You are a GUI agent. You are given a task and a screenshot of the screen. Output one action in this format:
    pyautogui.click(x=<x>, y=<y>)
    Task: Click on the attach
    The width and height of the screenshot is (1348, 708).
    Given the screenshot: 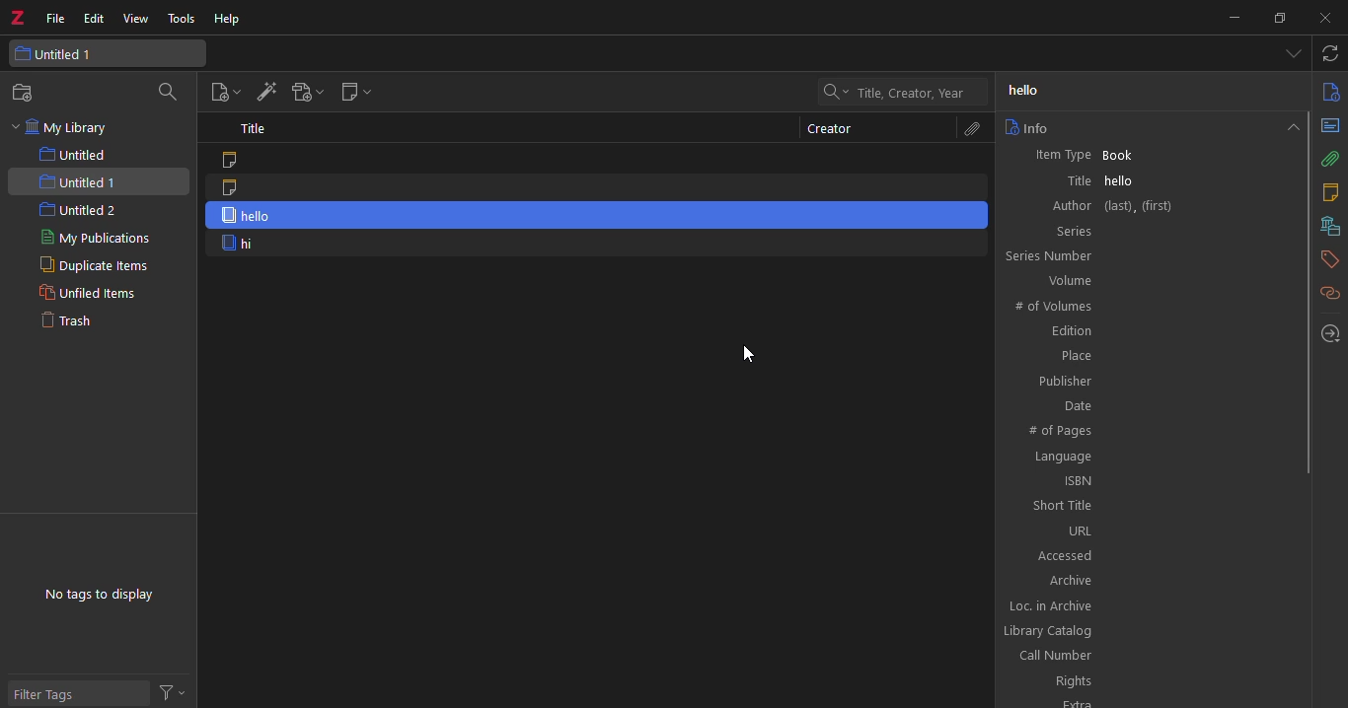 What is the action you would take?
    pyautogui.click(x=1331, y=159)
    